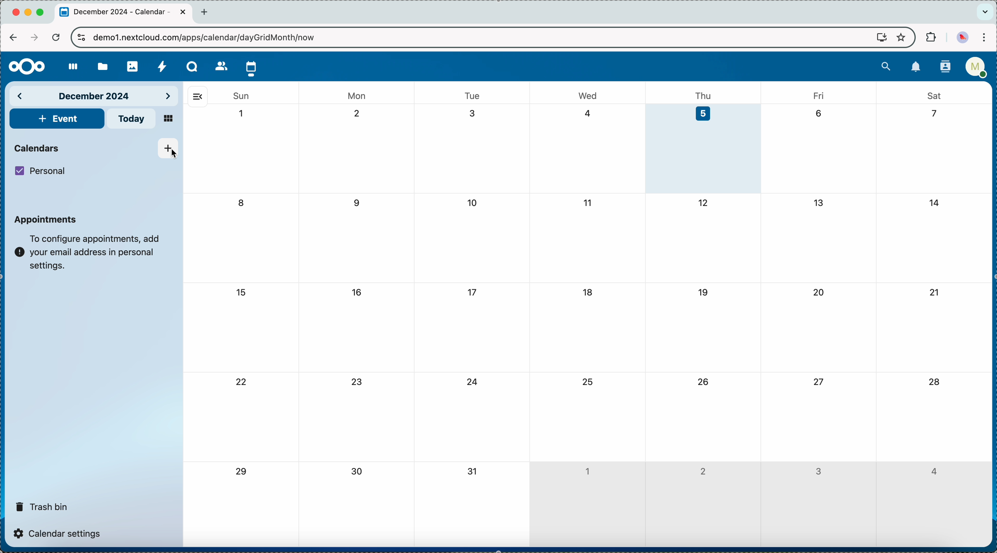 This screenshot has width=997, height=553. Describe the element at coordinates (252, 67) in the screenshot. I see `click on calendar` at that location.